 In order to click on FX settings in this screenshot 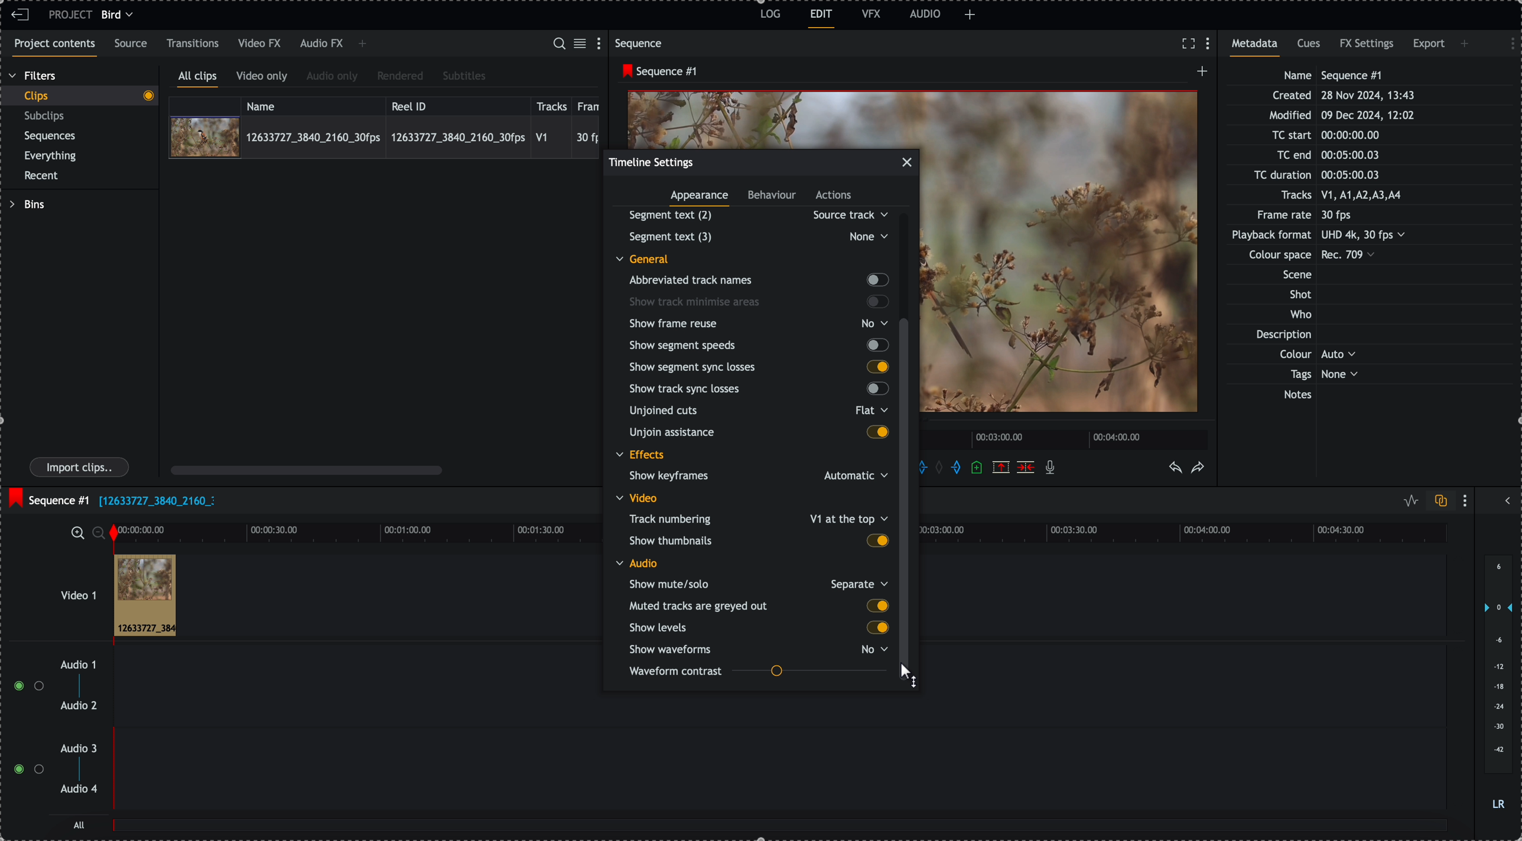, I will do `click(1368, 45)`.